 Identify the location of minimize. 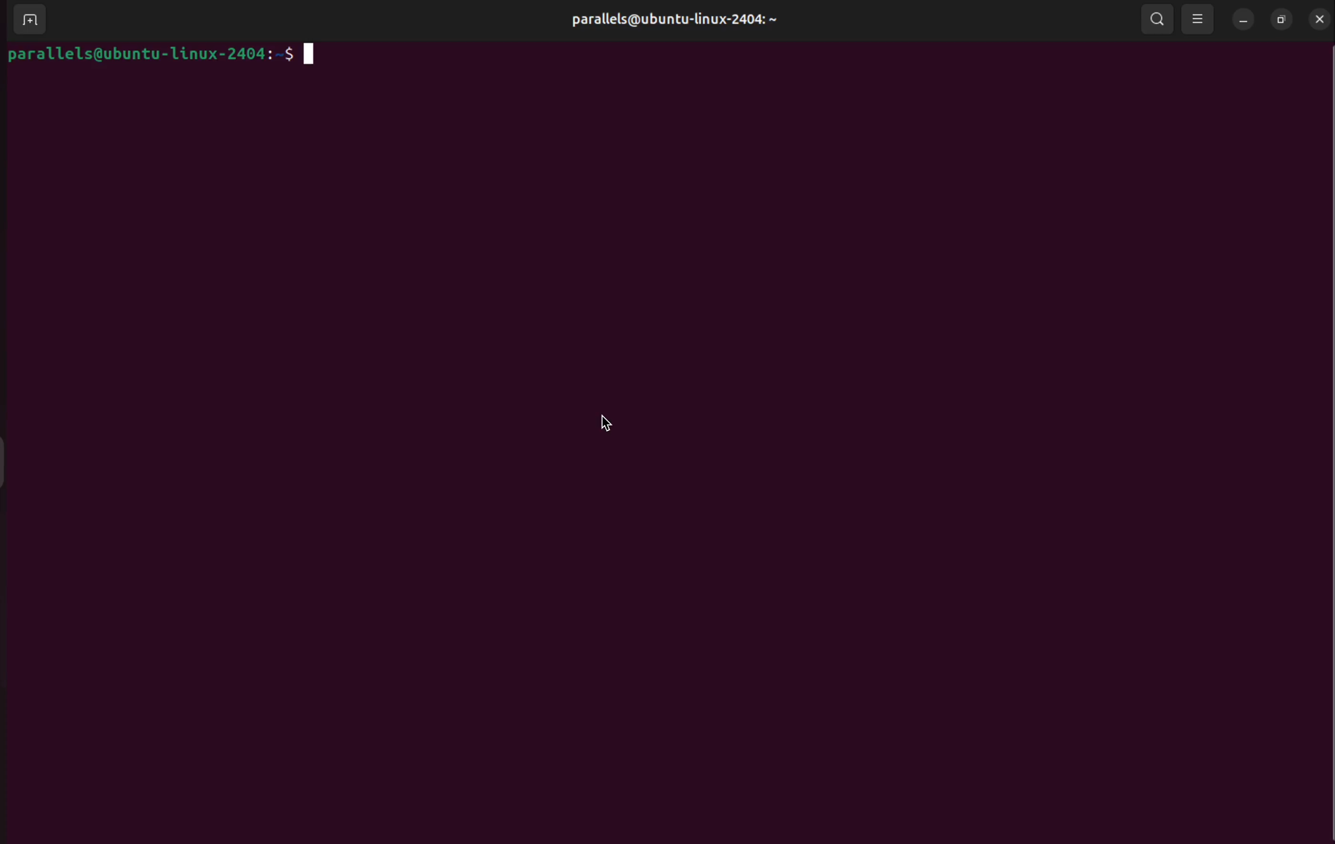
(1242, 18).